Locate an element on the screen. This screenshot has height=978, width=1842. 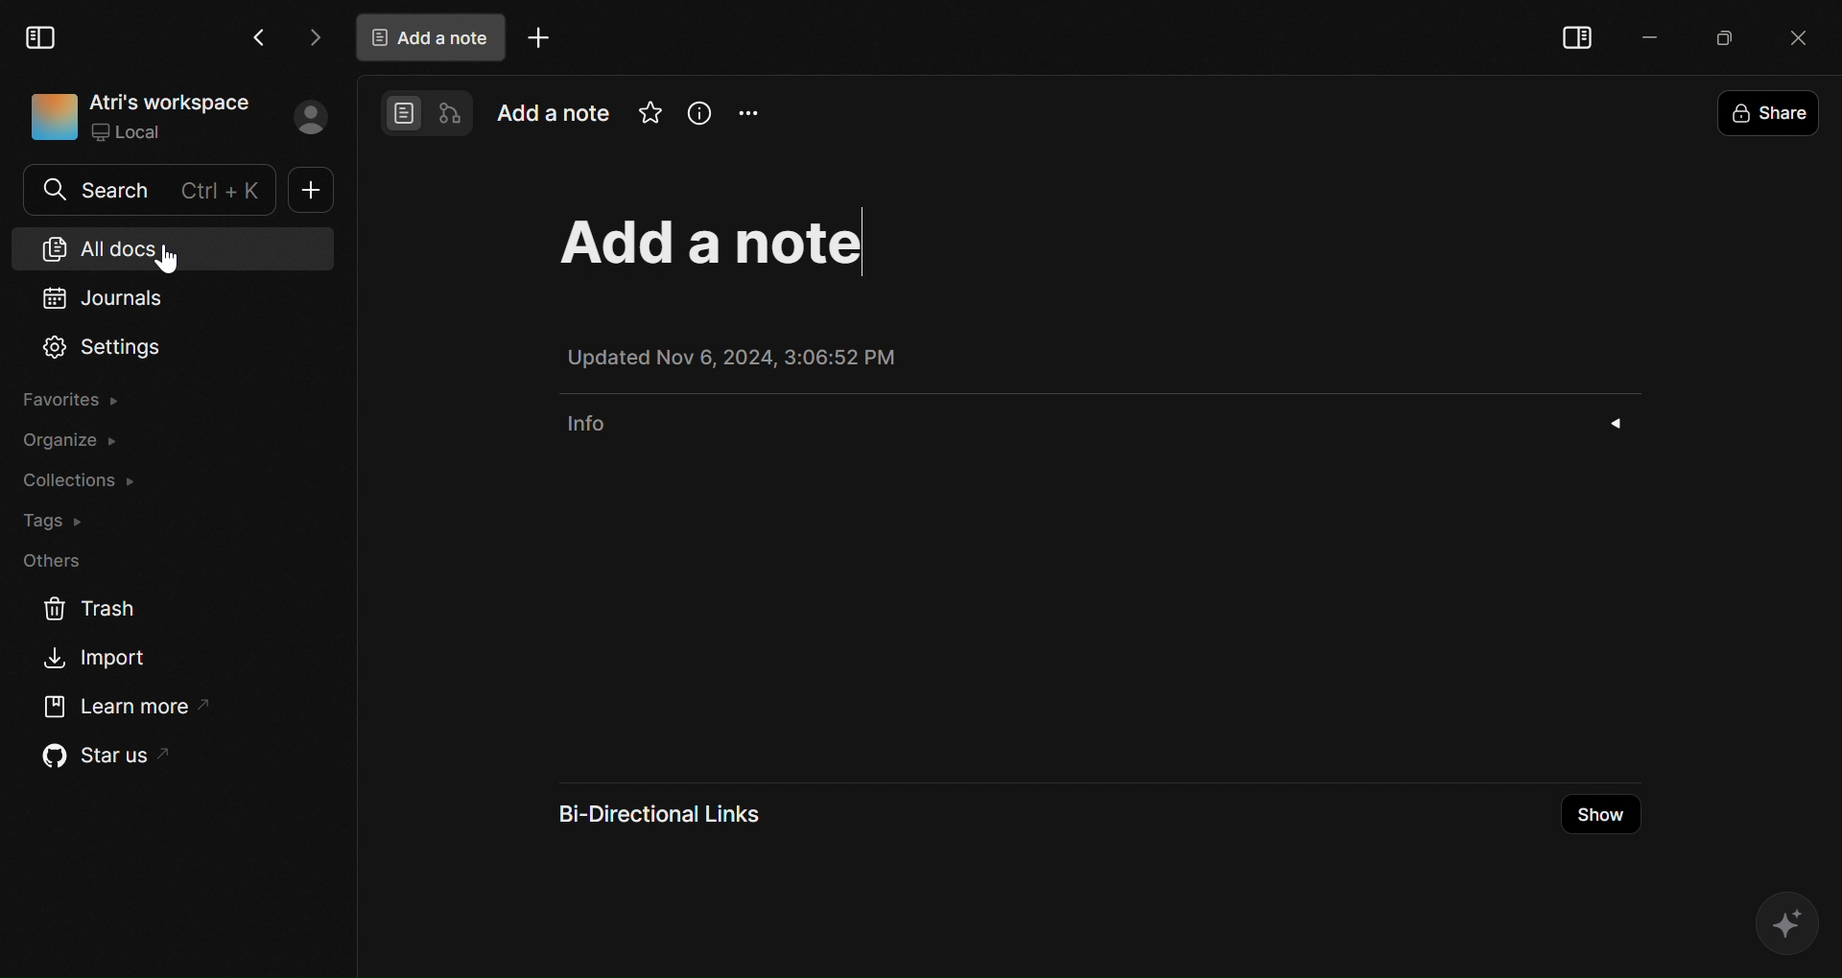
Bi-Directional Links is located at coordinates (660, 814).